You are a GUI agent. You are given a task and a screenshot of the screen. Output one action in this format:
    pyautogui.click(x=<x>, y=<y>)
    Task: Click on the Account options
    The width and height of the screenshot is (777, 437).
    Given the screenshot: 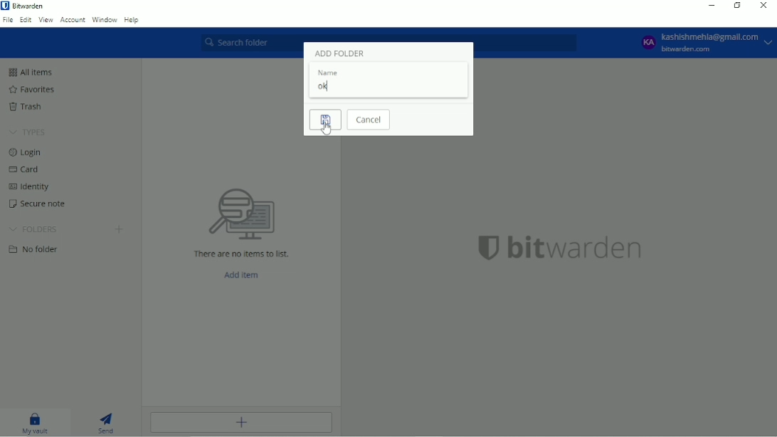 What is the action you would take?
    pyautogui.click(x=704, y=43)
    